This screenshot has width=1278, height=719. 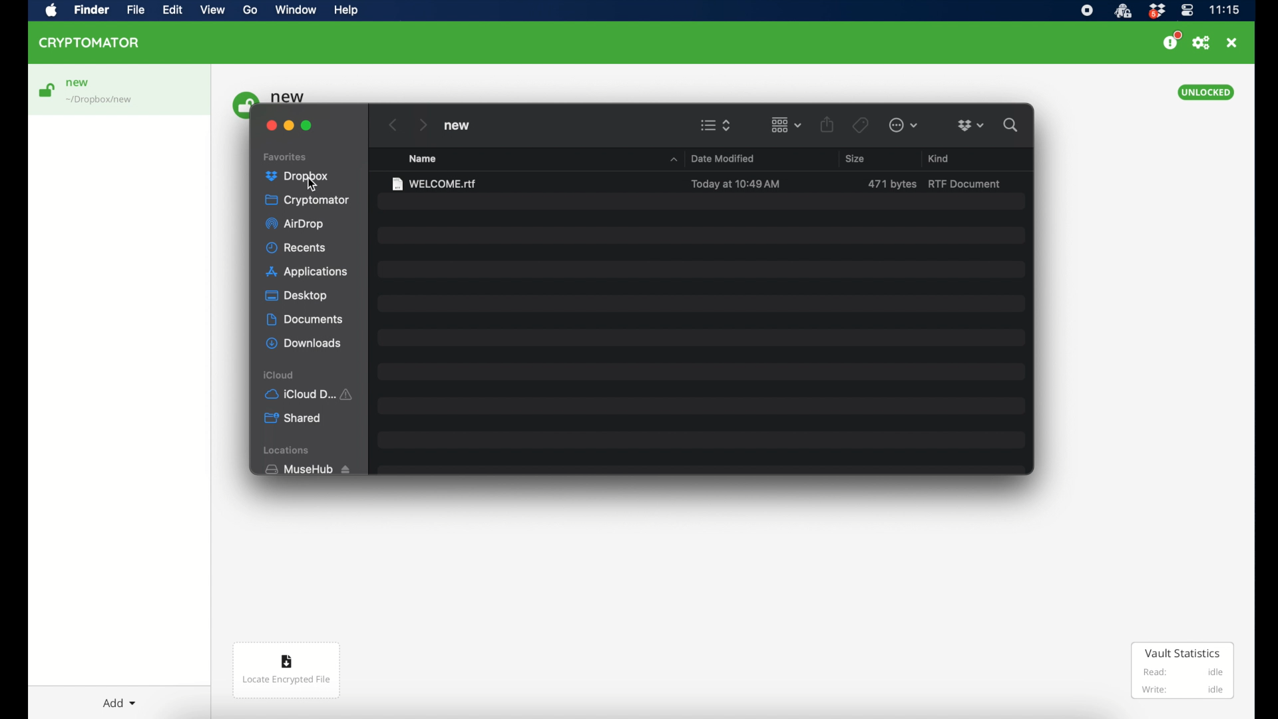 What do you see at coordinates (1231, 43) in the screenshot?
I see `close` at bounding box center [1231, 43].